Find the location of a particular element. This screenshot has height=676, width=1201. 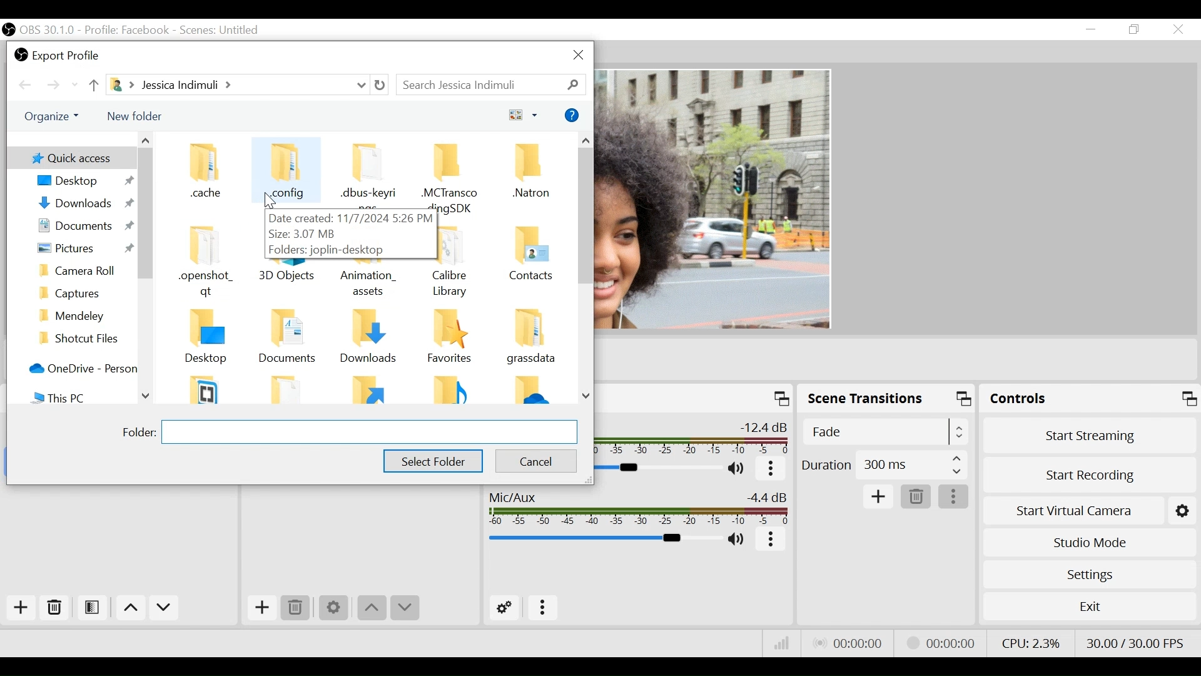

Open Filter Source is located at coordinates (94, 607).